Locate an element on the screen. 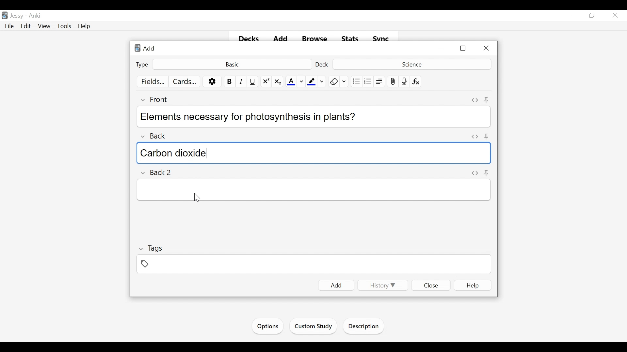  Options is located at coordinates (212, 82).